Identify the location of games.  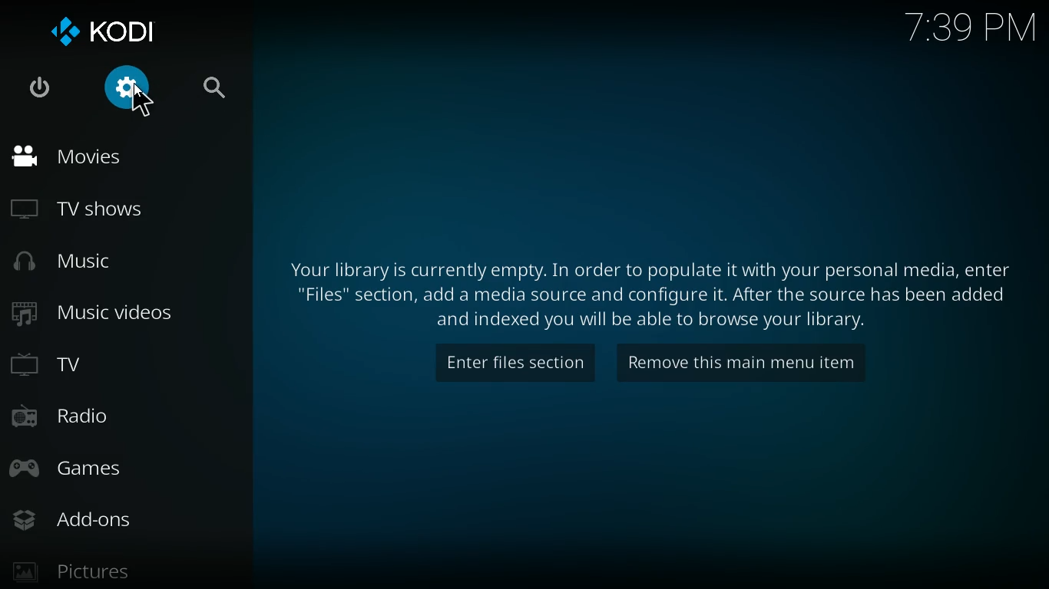
(83, 463).